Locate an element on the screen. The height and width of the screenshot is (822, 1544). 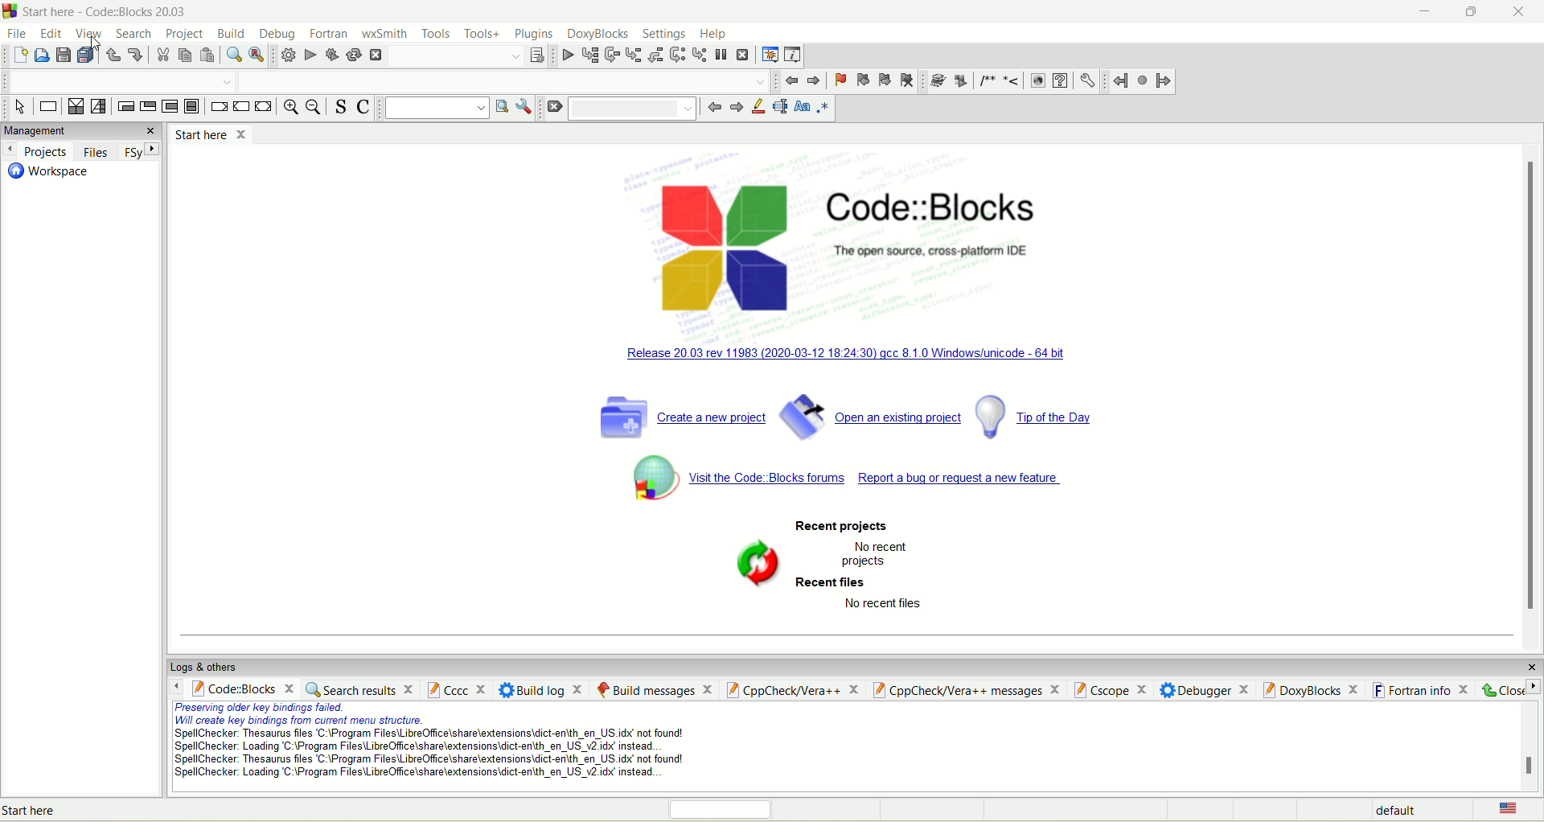
Search is located at coordinates (638, 109).